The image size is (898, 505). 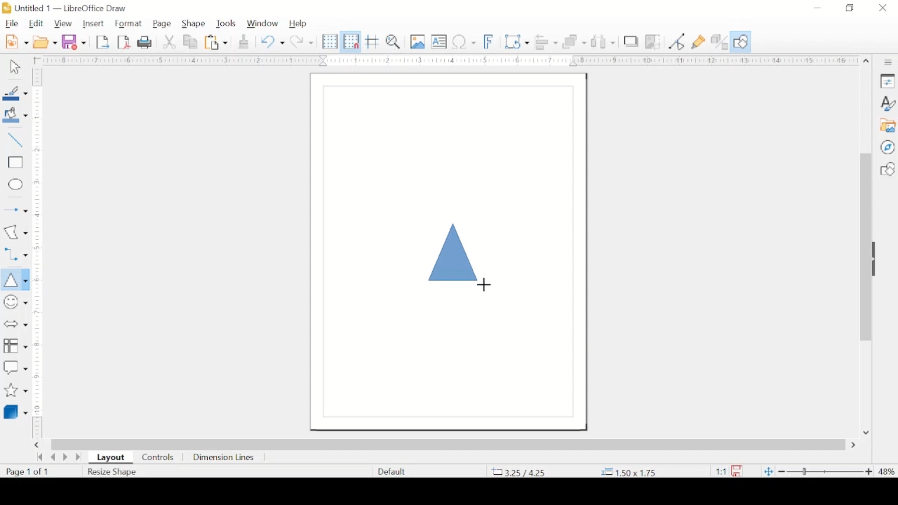 I want to click on insert arrow, so click(x=15, y=209).